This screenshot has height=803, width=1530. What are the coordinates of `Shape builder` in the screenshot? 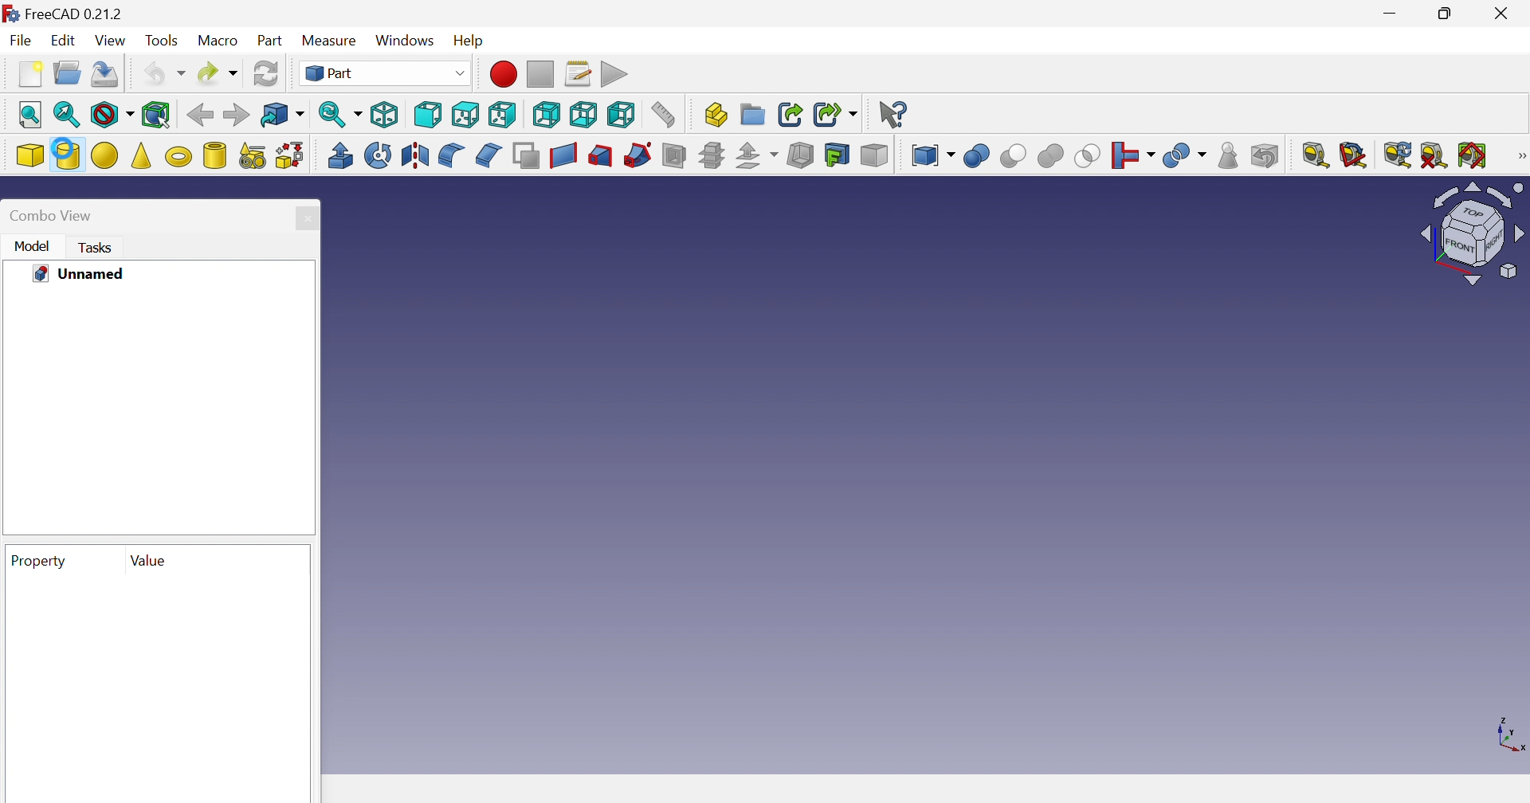 It's located at (290, 155).